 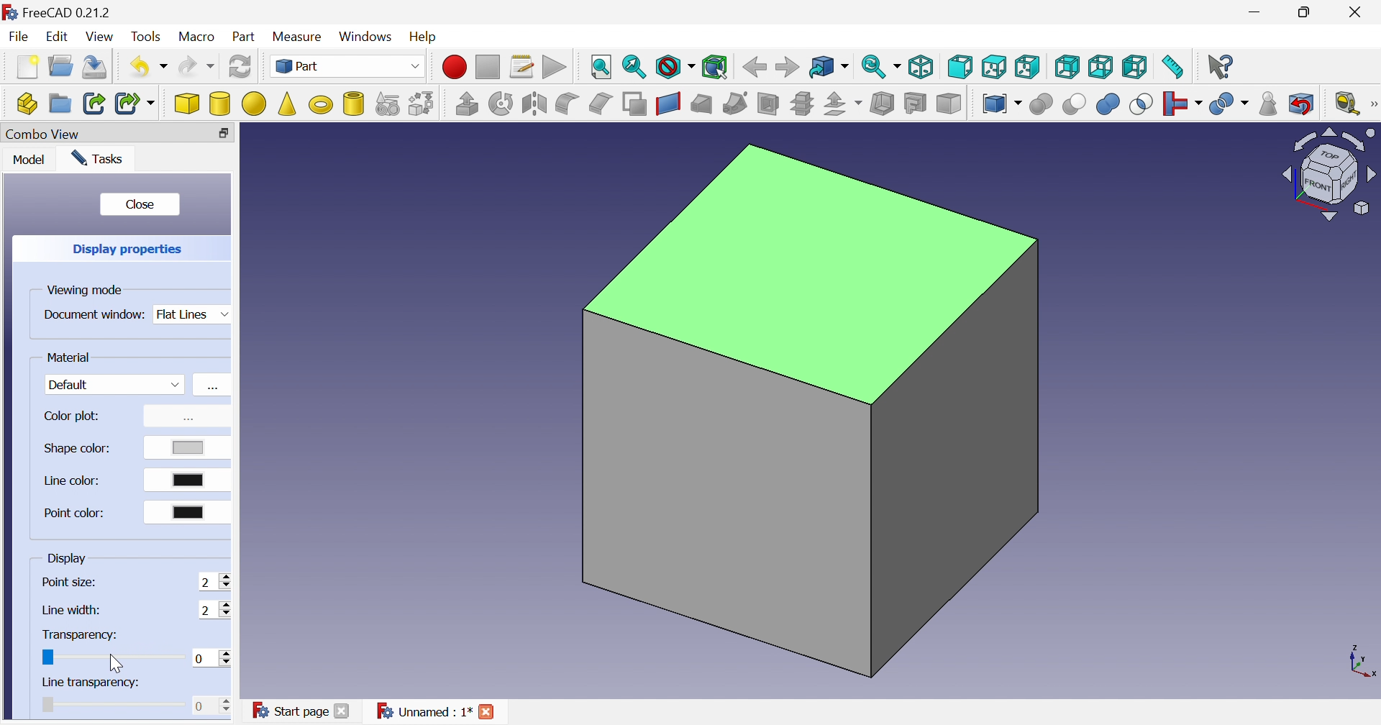 I want to click on Check geometry, so click(x=1269, y=104).